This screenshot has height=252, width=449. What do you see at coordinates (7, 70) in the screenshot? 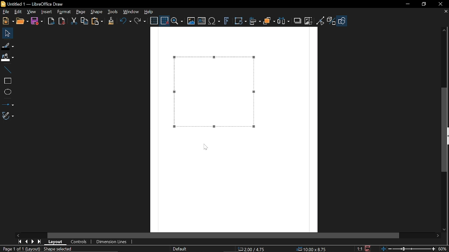
I see `Line` at bounding box center [7, 70].